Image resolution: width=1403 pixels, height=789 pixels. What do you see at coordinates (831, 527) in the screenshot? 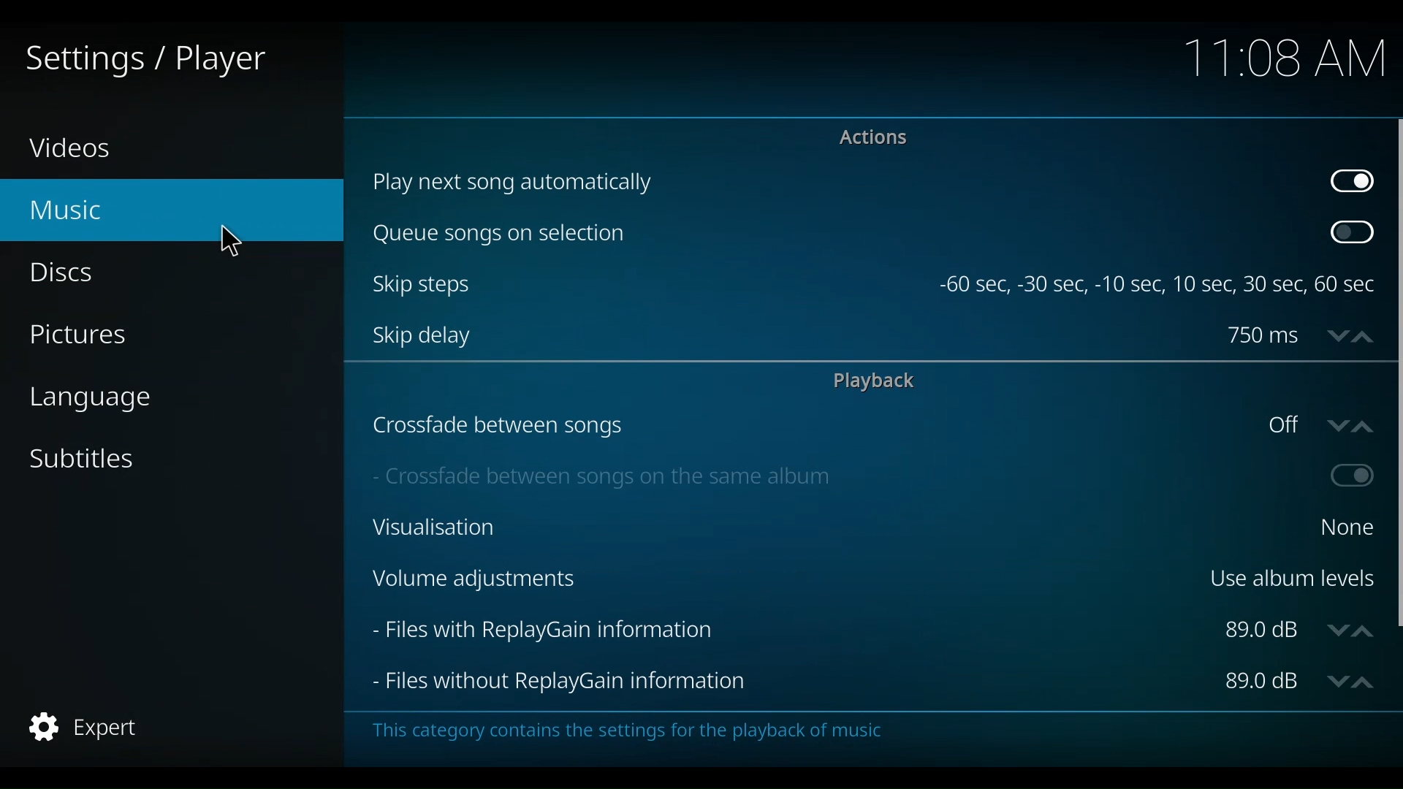
I see `Visualisation` at bounding box center [831, 527].